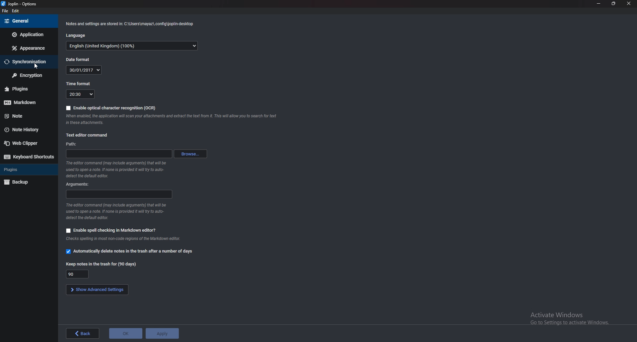  Describe the element at coordinates (76, 35) in the screenshot. I see `language` at that location.